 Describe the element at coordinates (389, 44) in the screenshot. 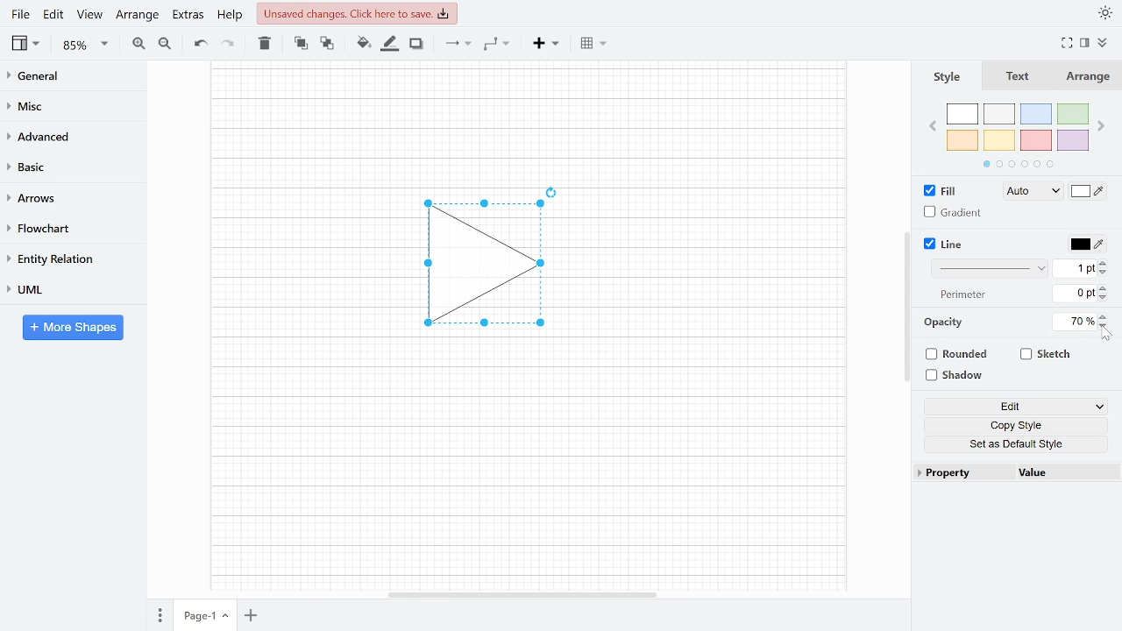

I see `Fill line` at that location.